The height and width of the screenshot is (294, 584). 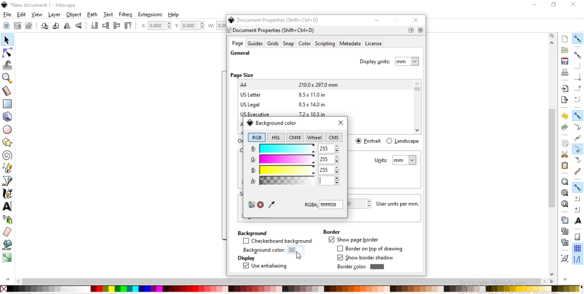 What do you see at coordinates (265, 267) in the screenshot?
I see `use antiliasing` at bounding box center [265, 267].